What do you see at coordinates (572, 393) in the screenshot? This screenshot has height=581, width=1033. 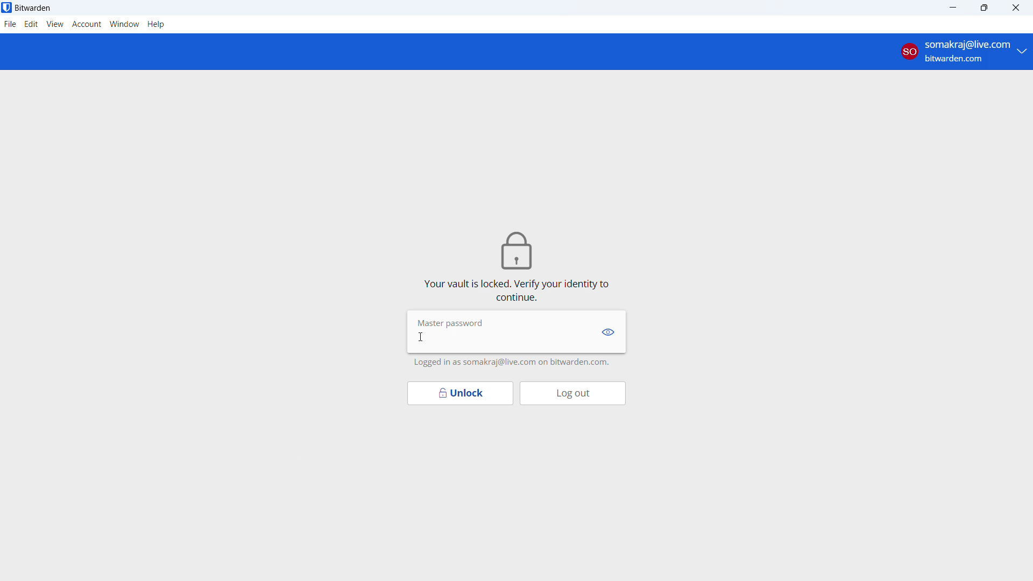 I see `log out` at bounding box center [572, 393].